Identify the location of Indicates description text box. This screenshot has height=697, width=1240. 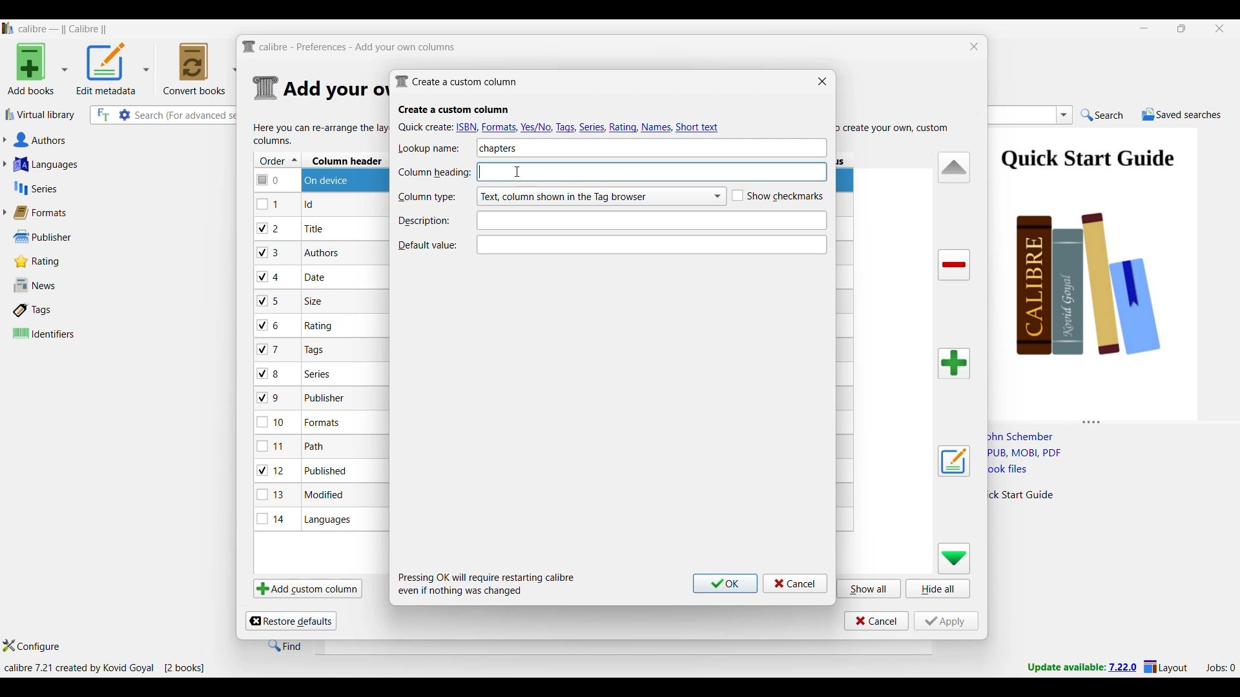
(424, 221).